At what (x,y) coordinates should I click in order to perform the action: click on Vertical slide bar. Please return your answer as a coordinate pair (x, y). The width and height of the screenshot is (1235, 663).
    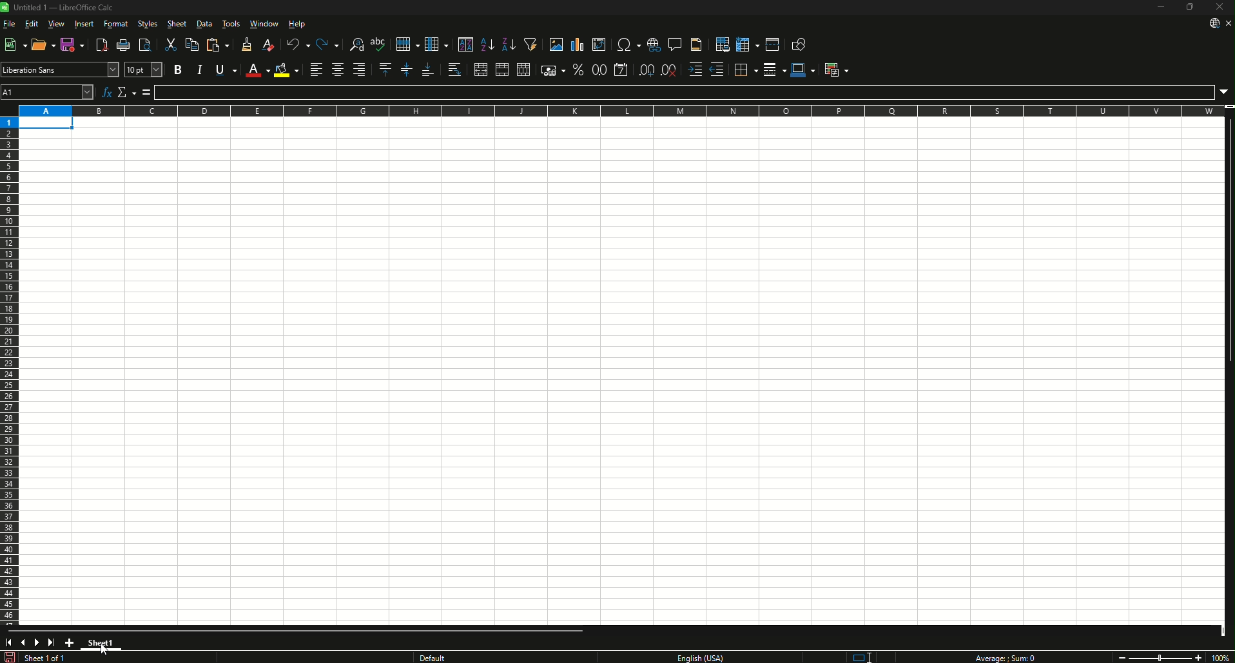
    Looking at the image, I should click on (1230, 240).